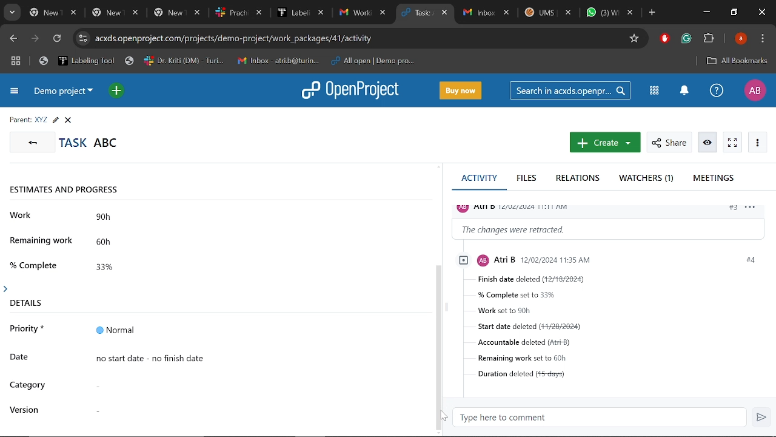 The width and height of the screenshot is (776, 437). What do you see at coordinates (446, 14) in the screenshot?
I see `Close current tab` at bounding box center [446, 14].